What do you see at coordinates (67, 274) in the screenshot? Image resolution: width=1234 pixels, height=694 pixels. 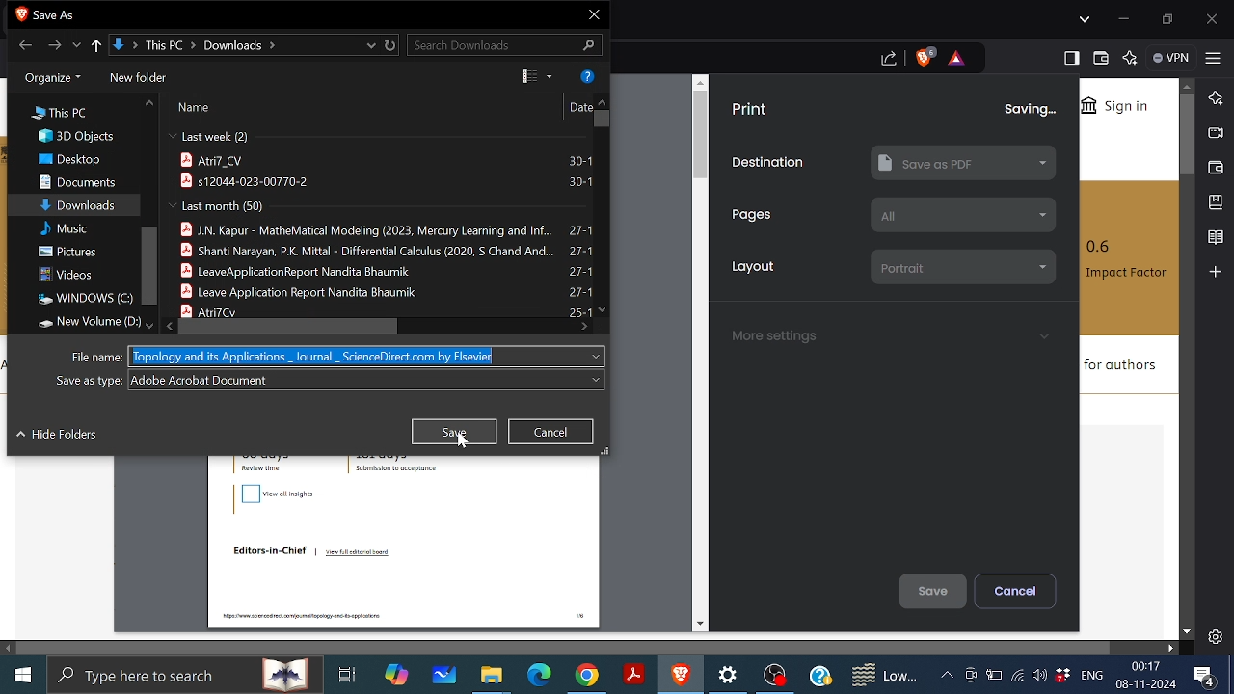 I see `Videos` at bounding box center [67, 274].